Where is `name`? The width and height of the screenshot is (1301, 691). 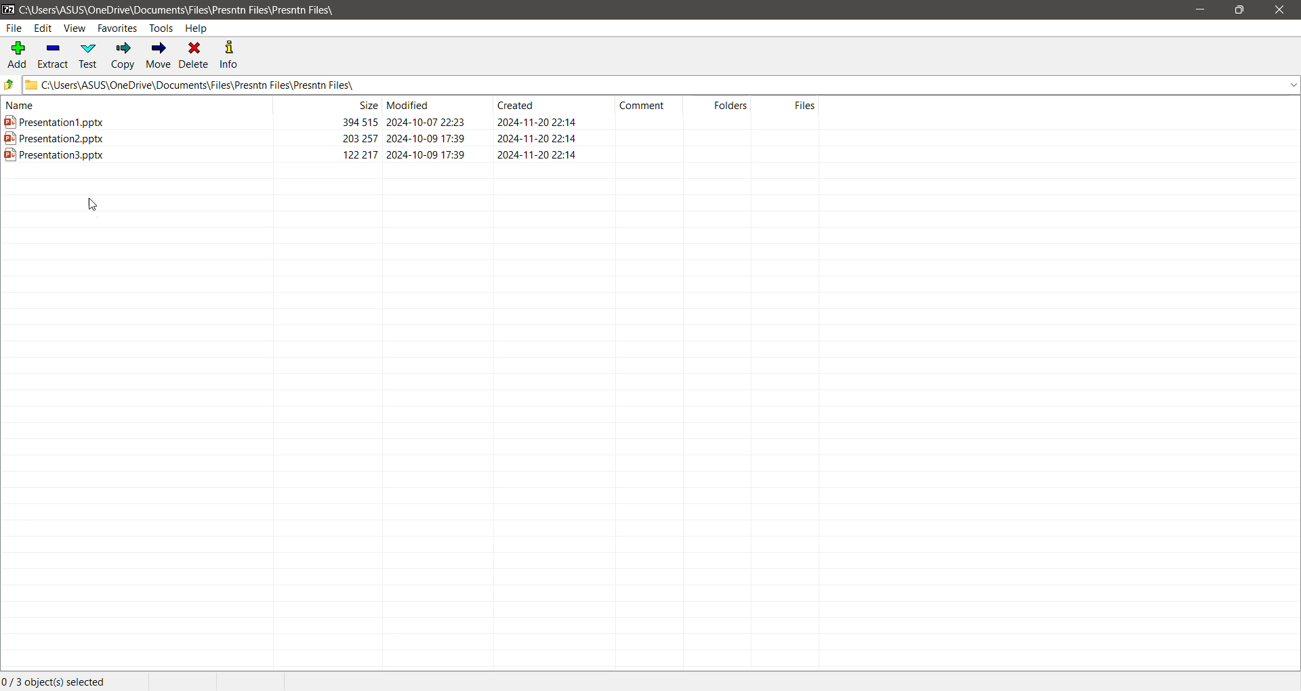 name is located at coordinates (20, 105).